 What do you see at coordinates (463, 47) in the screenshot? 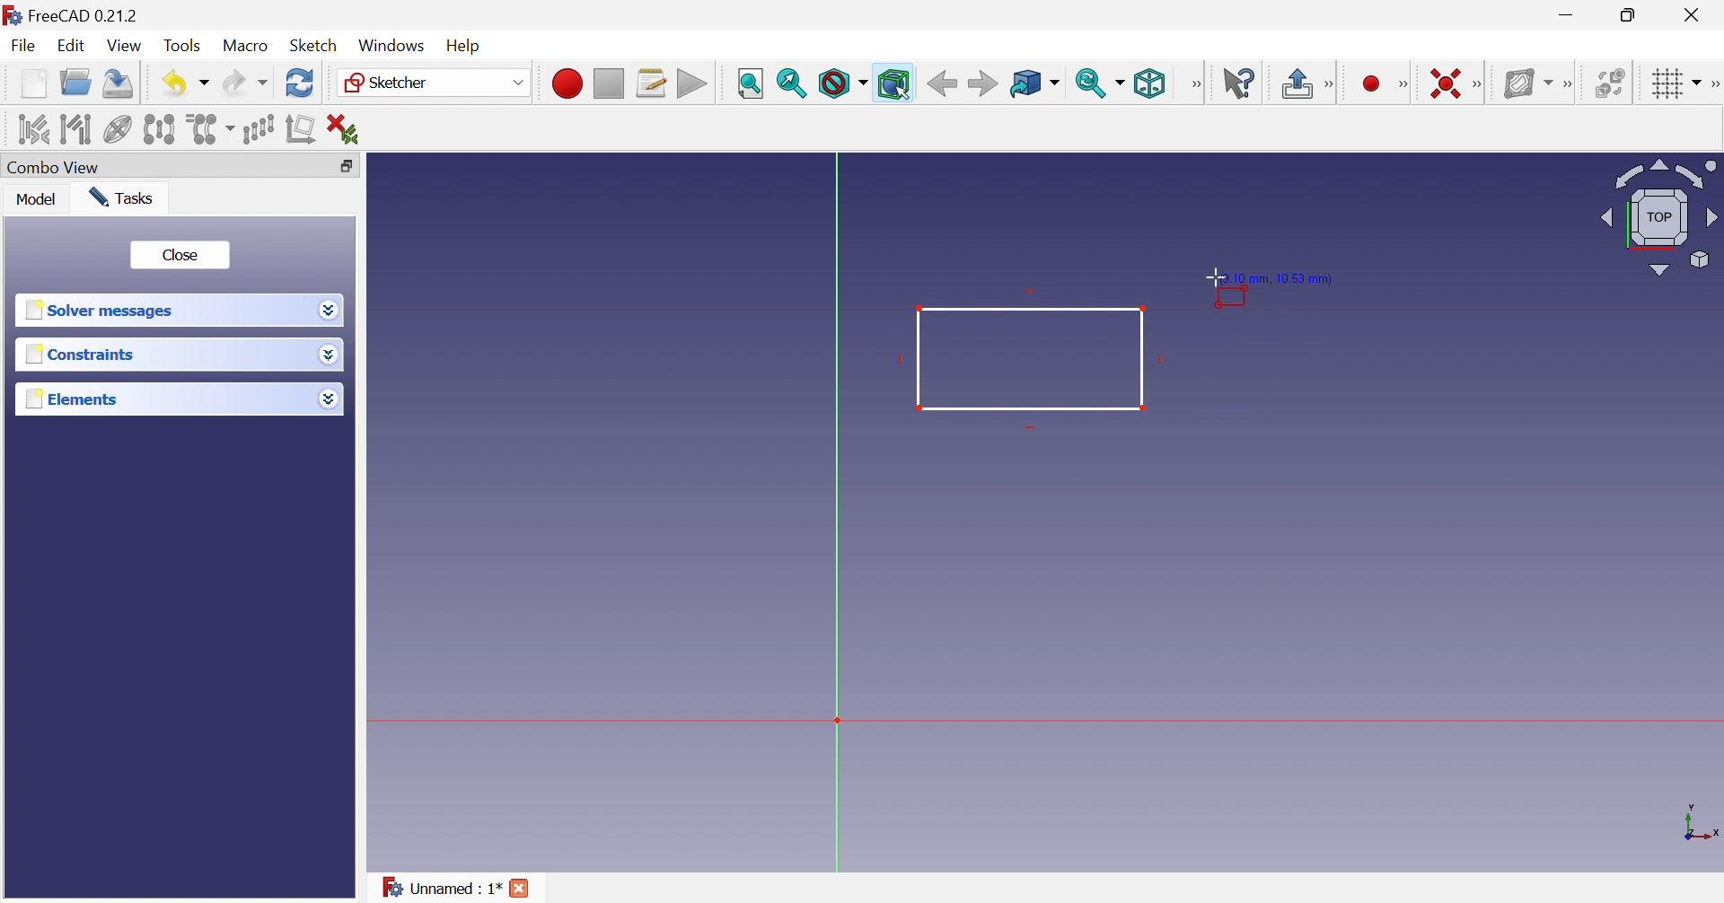
I see `` at bounding box center [463, 47].